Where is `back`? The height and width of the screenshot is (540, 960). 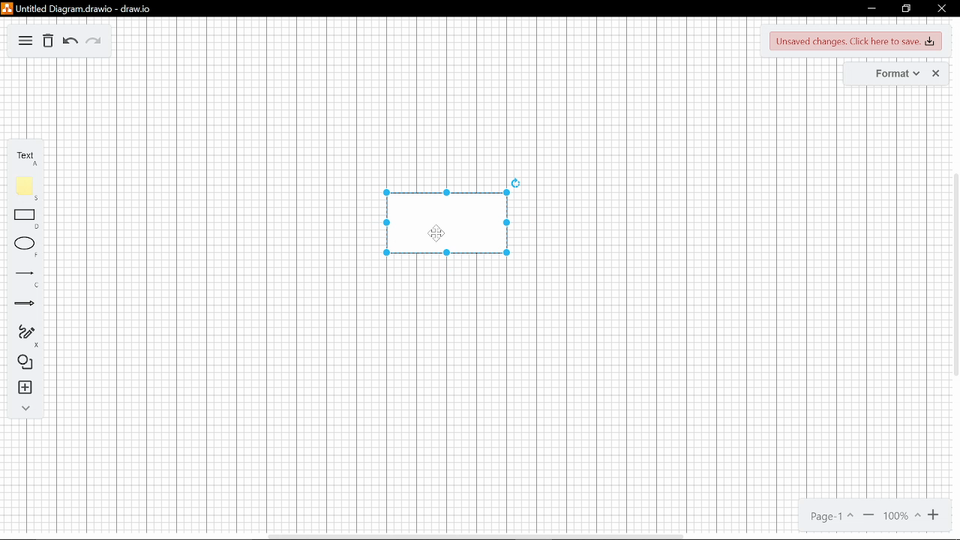
back is located at coordinates (70, 40).